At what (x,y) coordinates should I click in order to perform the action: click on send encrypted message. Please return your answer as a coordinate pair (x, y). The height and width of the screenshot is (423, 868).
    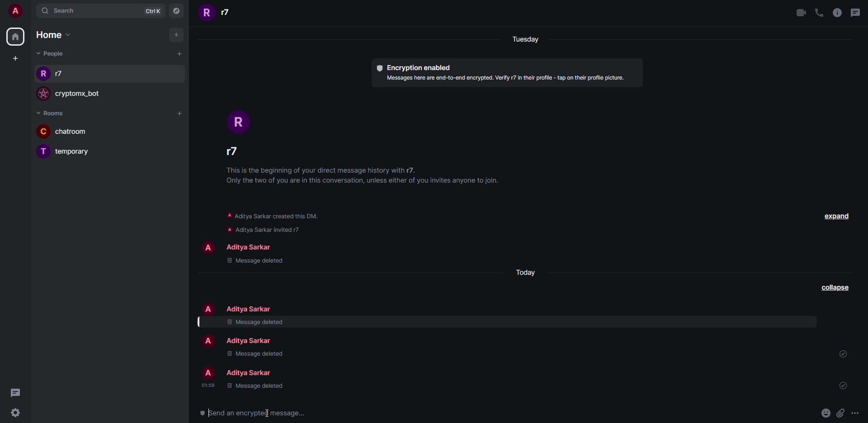
    Looking at the image, I should click on (248, 413).